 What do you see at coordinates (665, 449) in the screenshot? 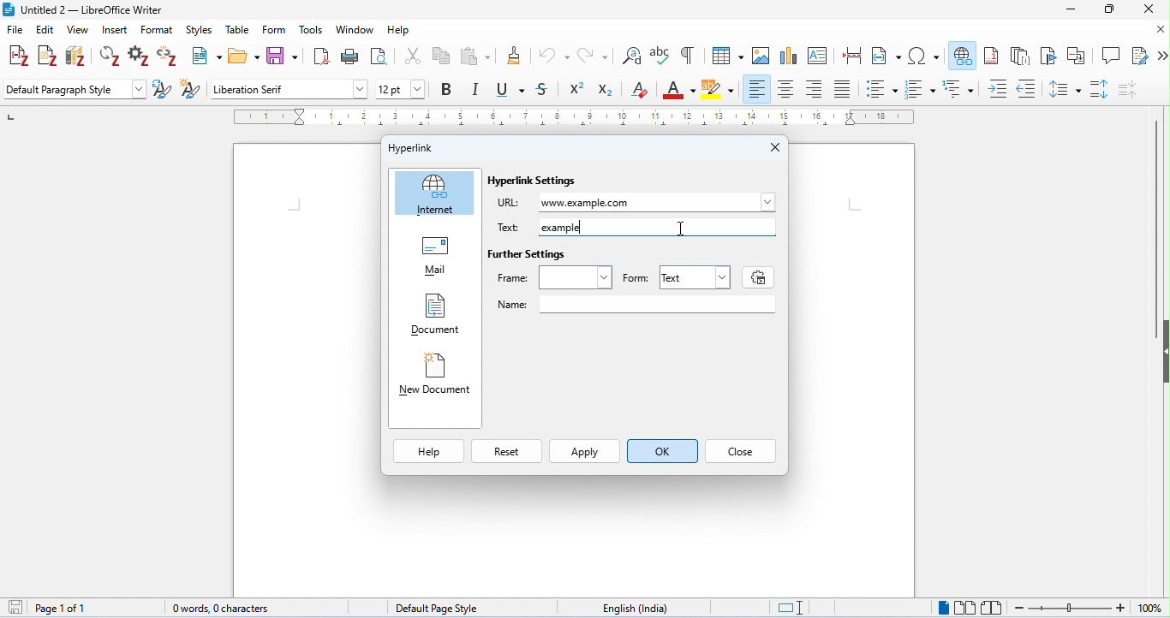
I see `ok` at bounding box center [665, 449].